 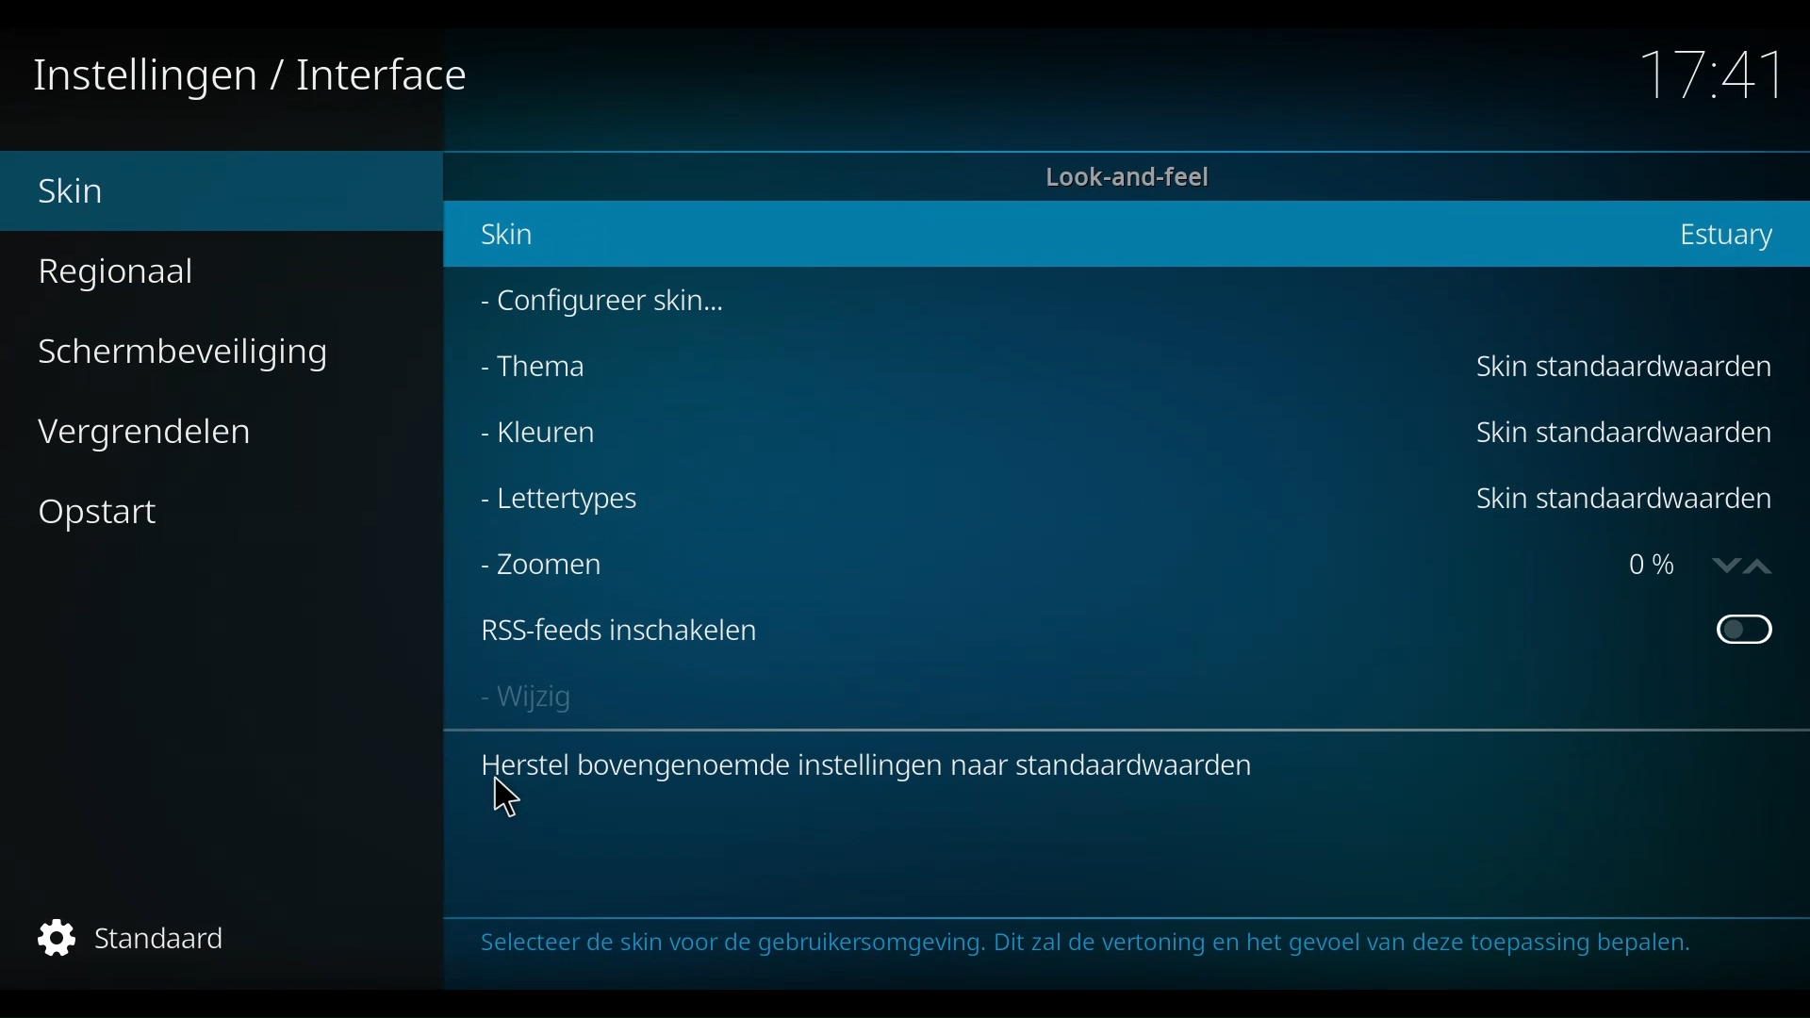 I want to click on cursor, so click(x=504, y=798).